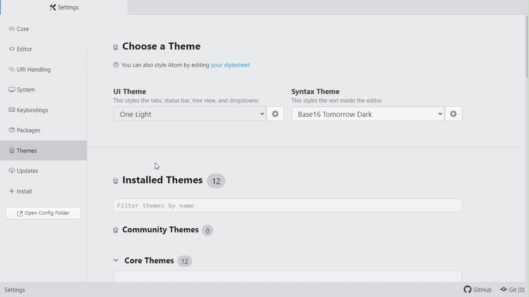 The width and height of the screenshot is (529, 297). What do you see at coordinates (160, 64) in the screenshot?
I see `‘You can also style Atom by editing` at bounding box center [160, 64].